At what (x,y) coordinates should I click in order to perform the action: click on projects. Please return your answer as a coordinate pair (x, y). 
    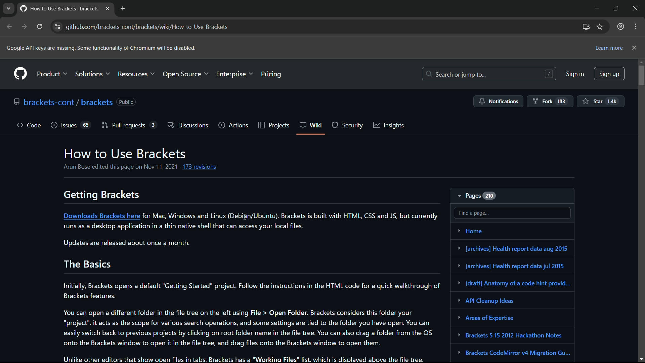
    Looking at the image, I should click on (273, 126).